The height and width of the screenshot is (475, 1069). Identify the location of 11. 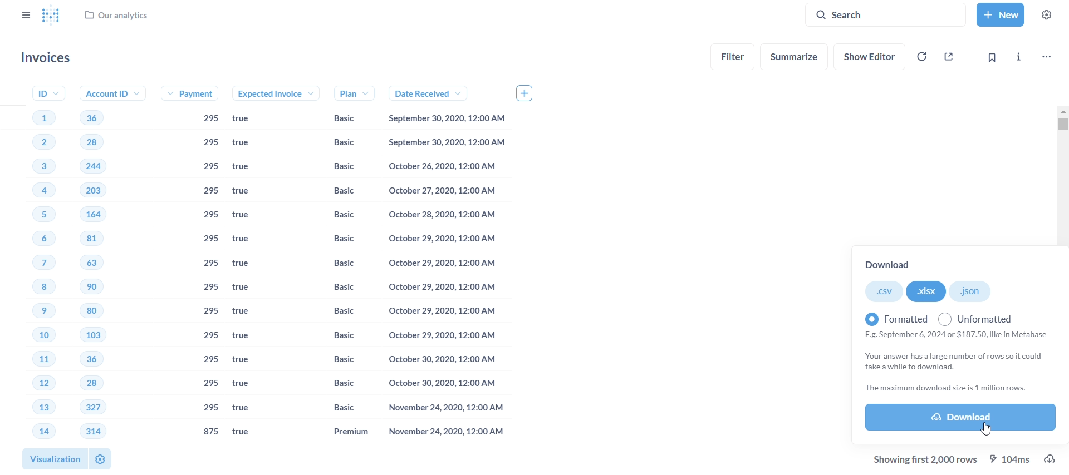
(34, 360).